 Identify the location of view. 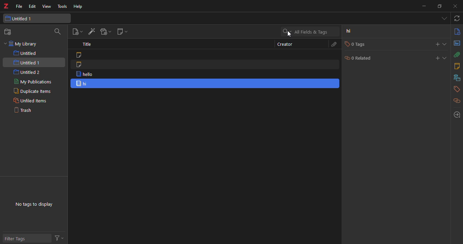
(46, 7).